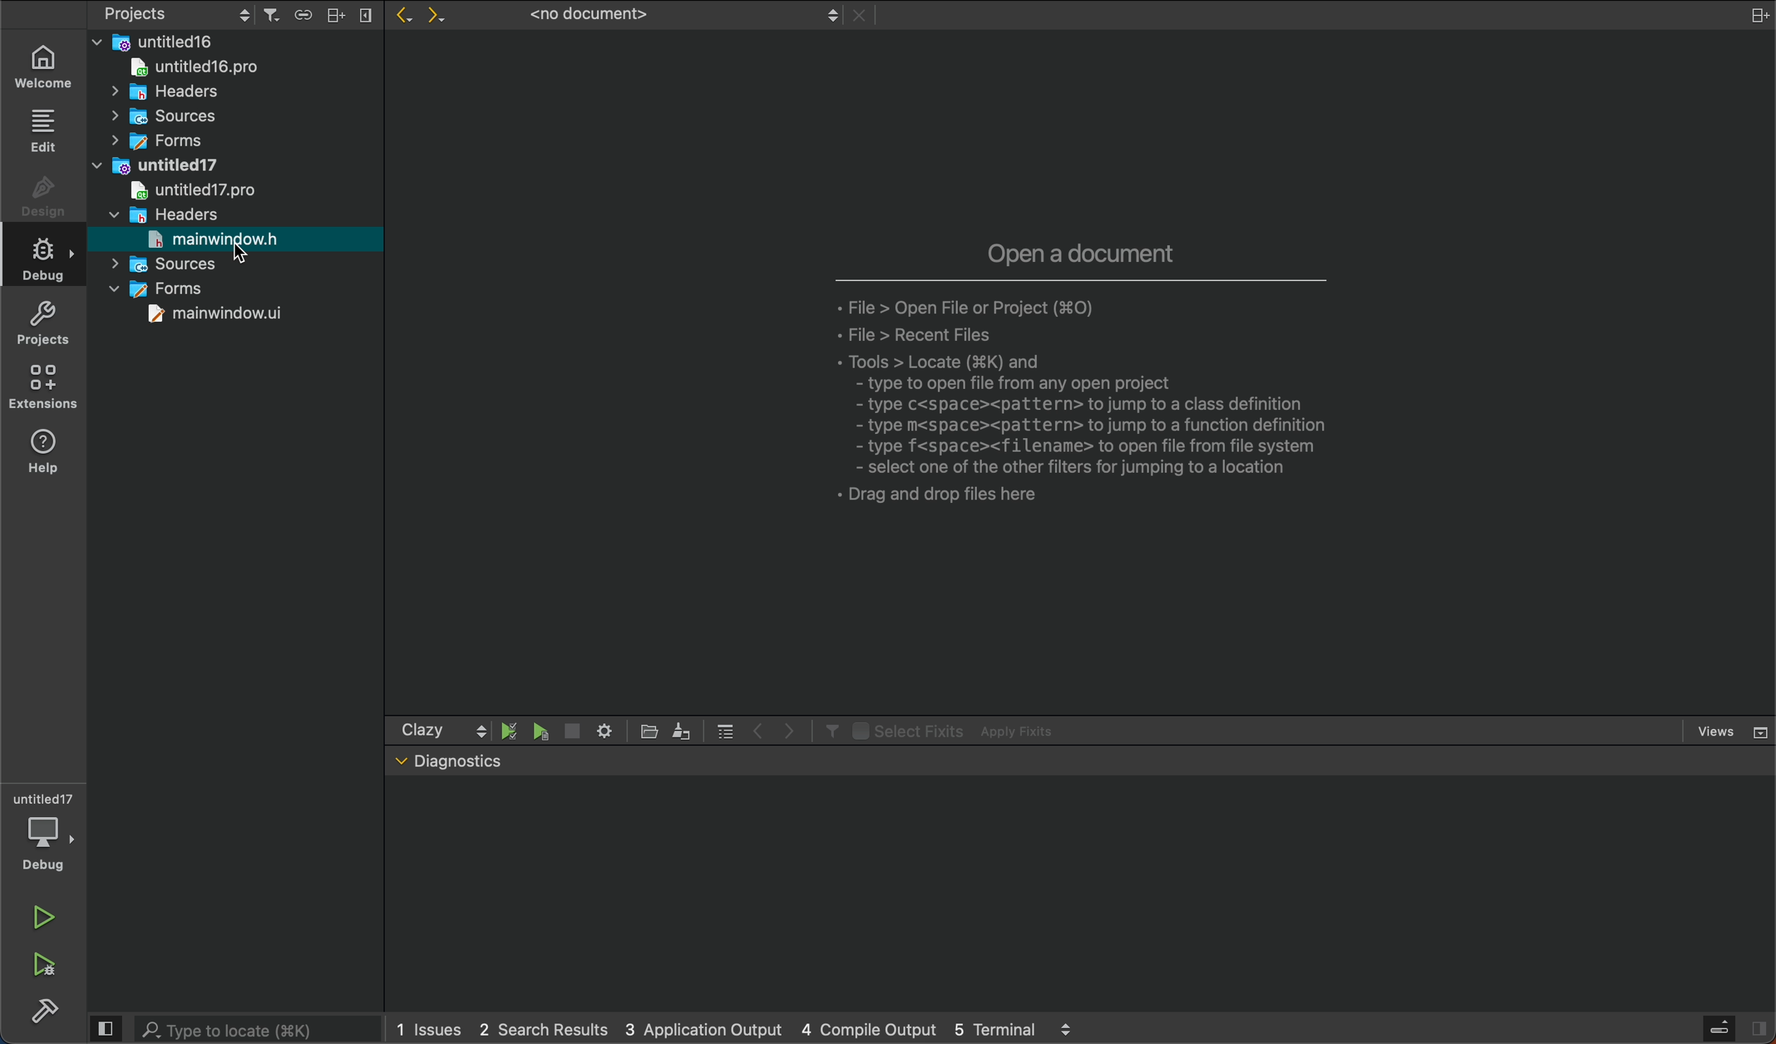 Image resolution: width=1776 pixels, height=1044 pixels. Describe the element at coordinates (189, 190) in the screenshot. I see `untitled17.pro` at that location.